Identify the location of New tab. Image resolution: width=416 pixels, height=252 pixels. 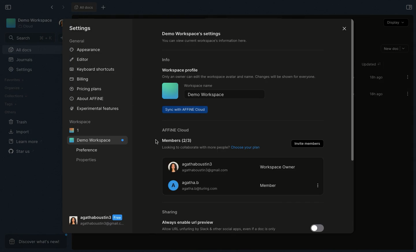
(103, 7).